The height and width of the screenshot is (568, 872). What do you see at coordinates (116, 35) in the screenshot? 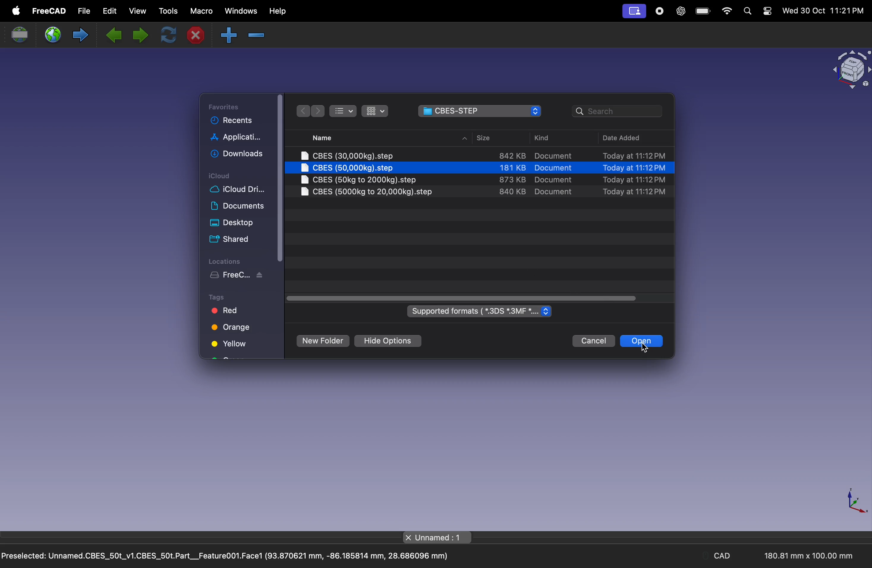
I see `previous page` at bounding box center [116, 35].